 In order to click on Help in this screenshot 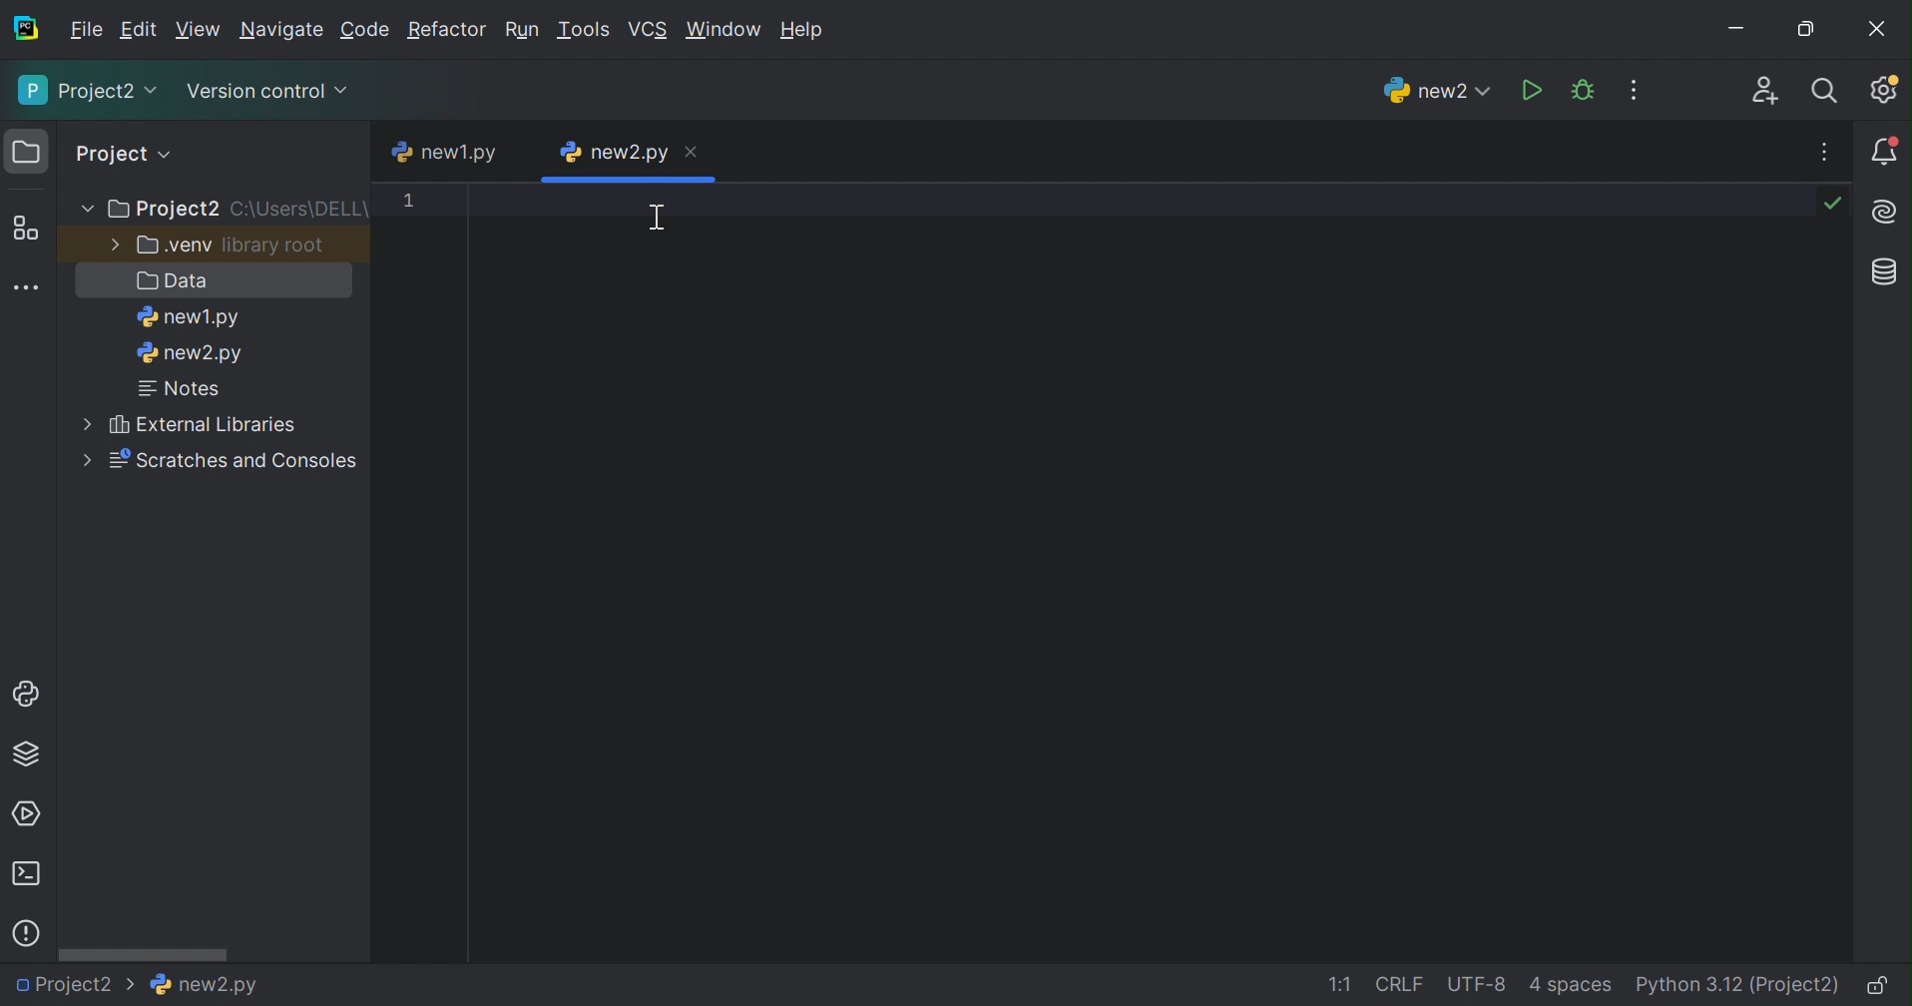, I will do `click(804, 28)`.